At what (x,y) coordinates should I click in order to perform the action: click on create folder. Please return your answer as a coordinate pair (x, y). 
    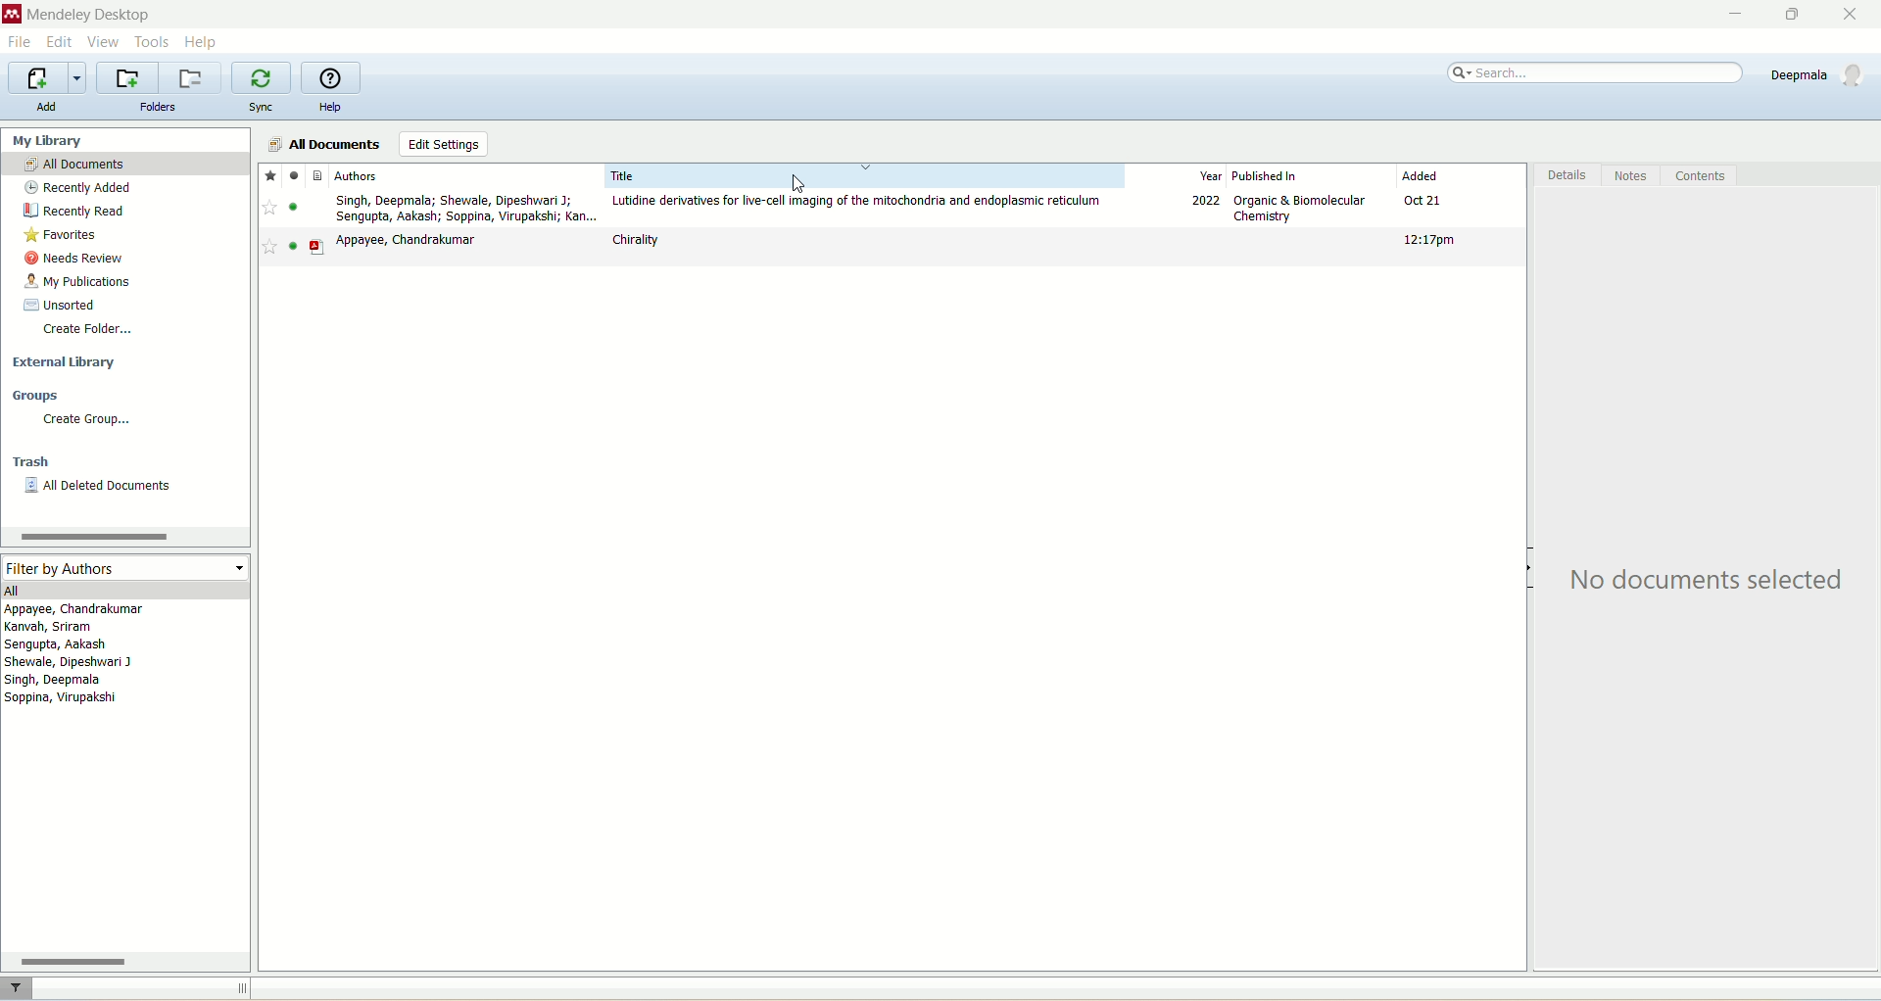
    Looking at the image, I should click on (92, 330).